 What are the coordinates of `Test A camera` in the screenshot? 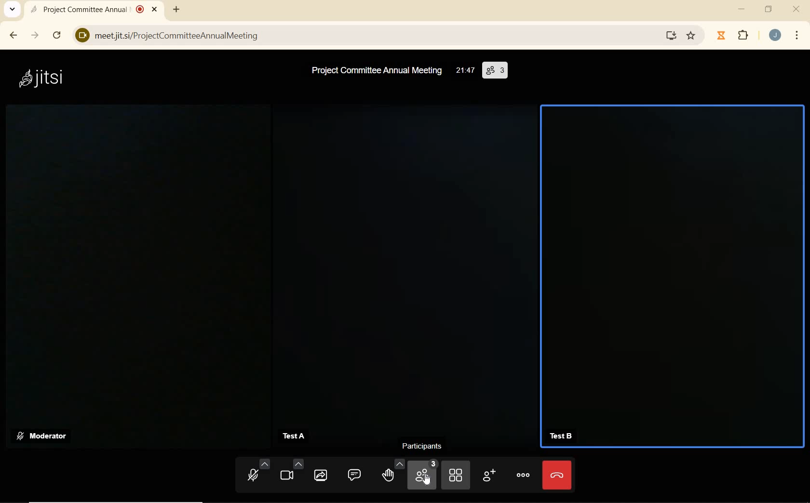 It's located at (404, 264).